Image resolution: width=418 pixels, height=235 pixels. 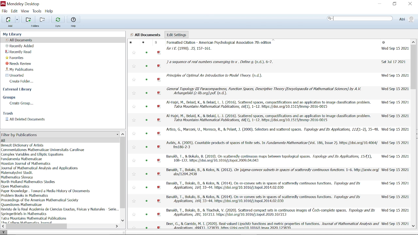 What do you see at coordinates (59, 135) in the screenshot?
I see `Filter by publication` at bounding box center [59, 135].